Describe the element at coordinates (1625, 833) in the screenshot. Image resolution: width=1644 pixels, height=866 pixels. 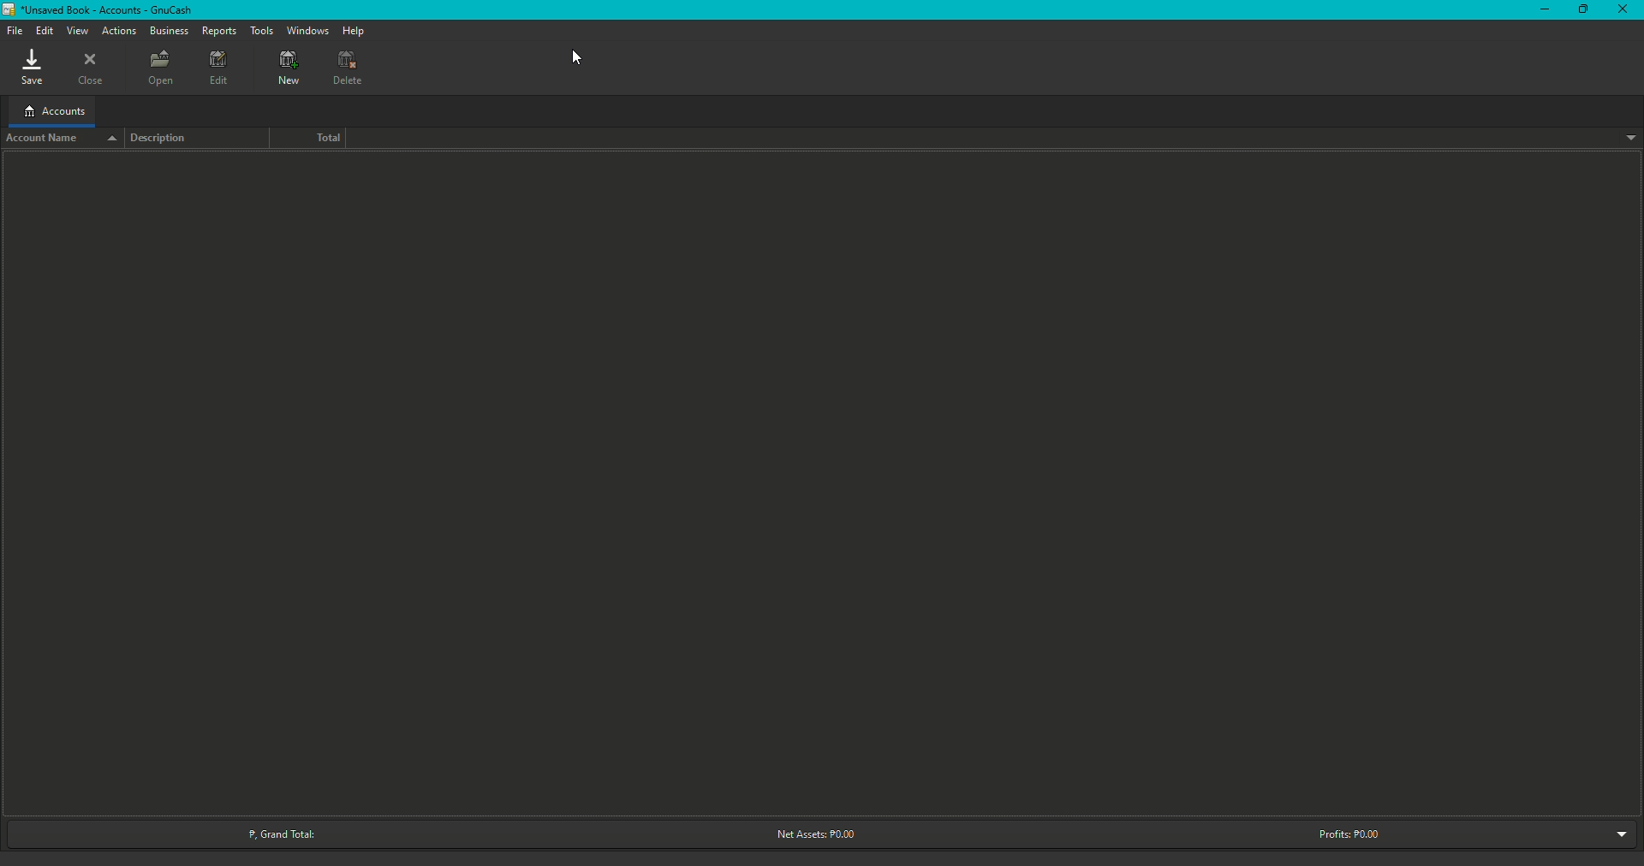
I see `Drop down` at that location.